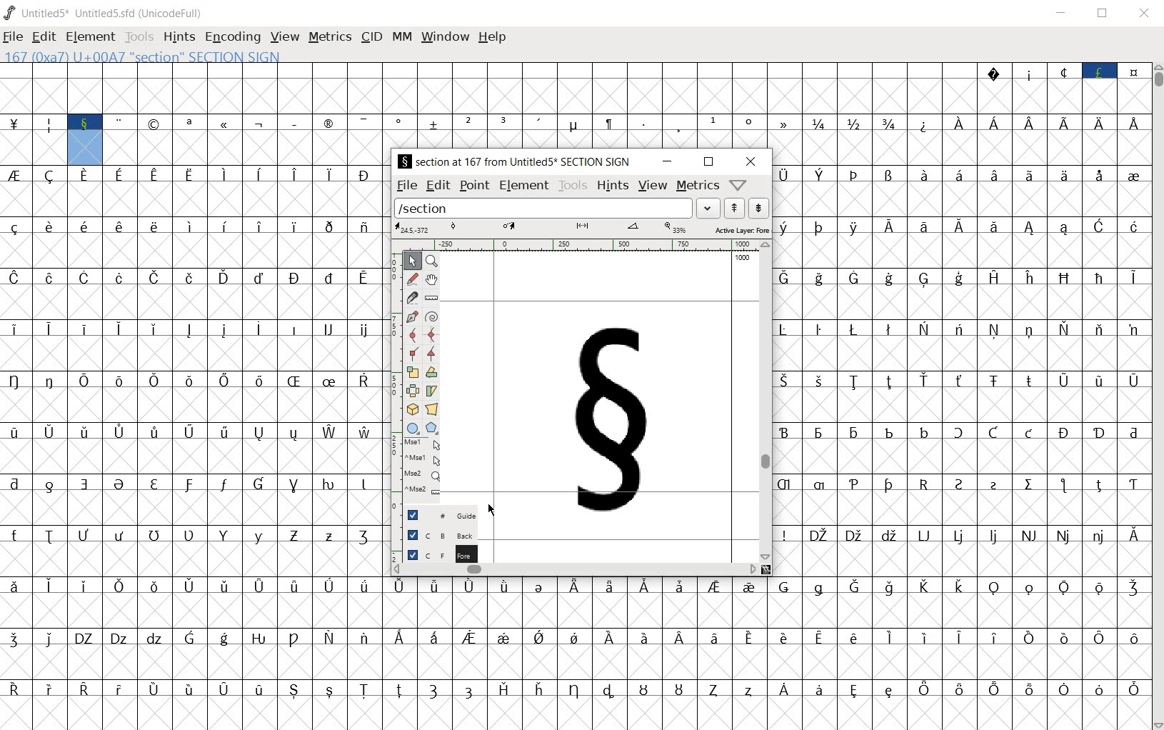  Describe the element at coordinates (431, 298) in the screenshot. I see `measure a distance, angle between points` at that location.